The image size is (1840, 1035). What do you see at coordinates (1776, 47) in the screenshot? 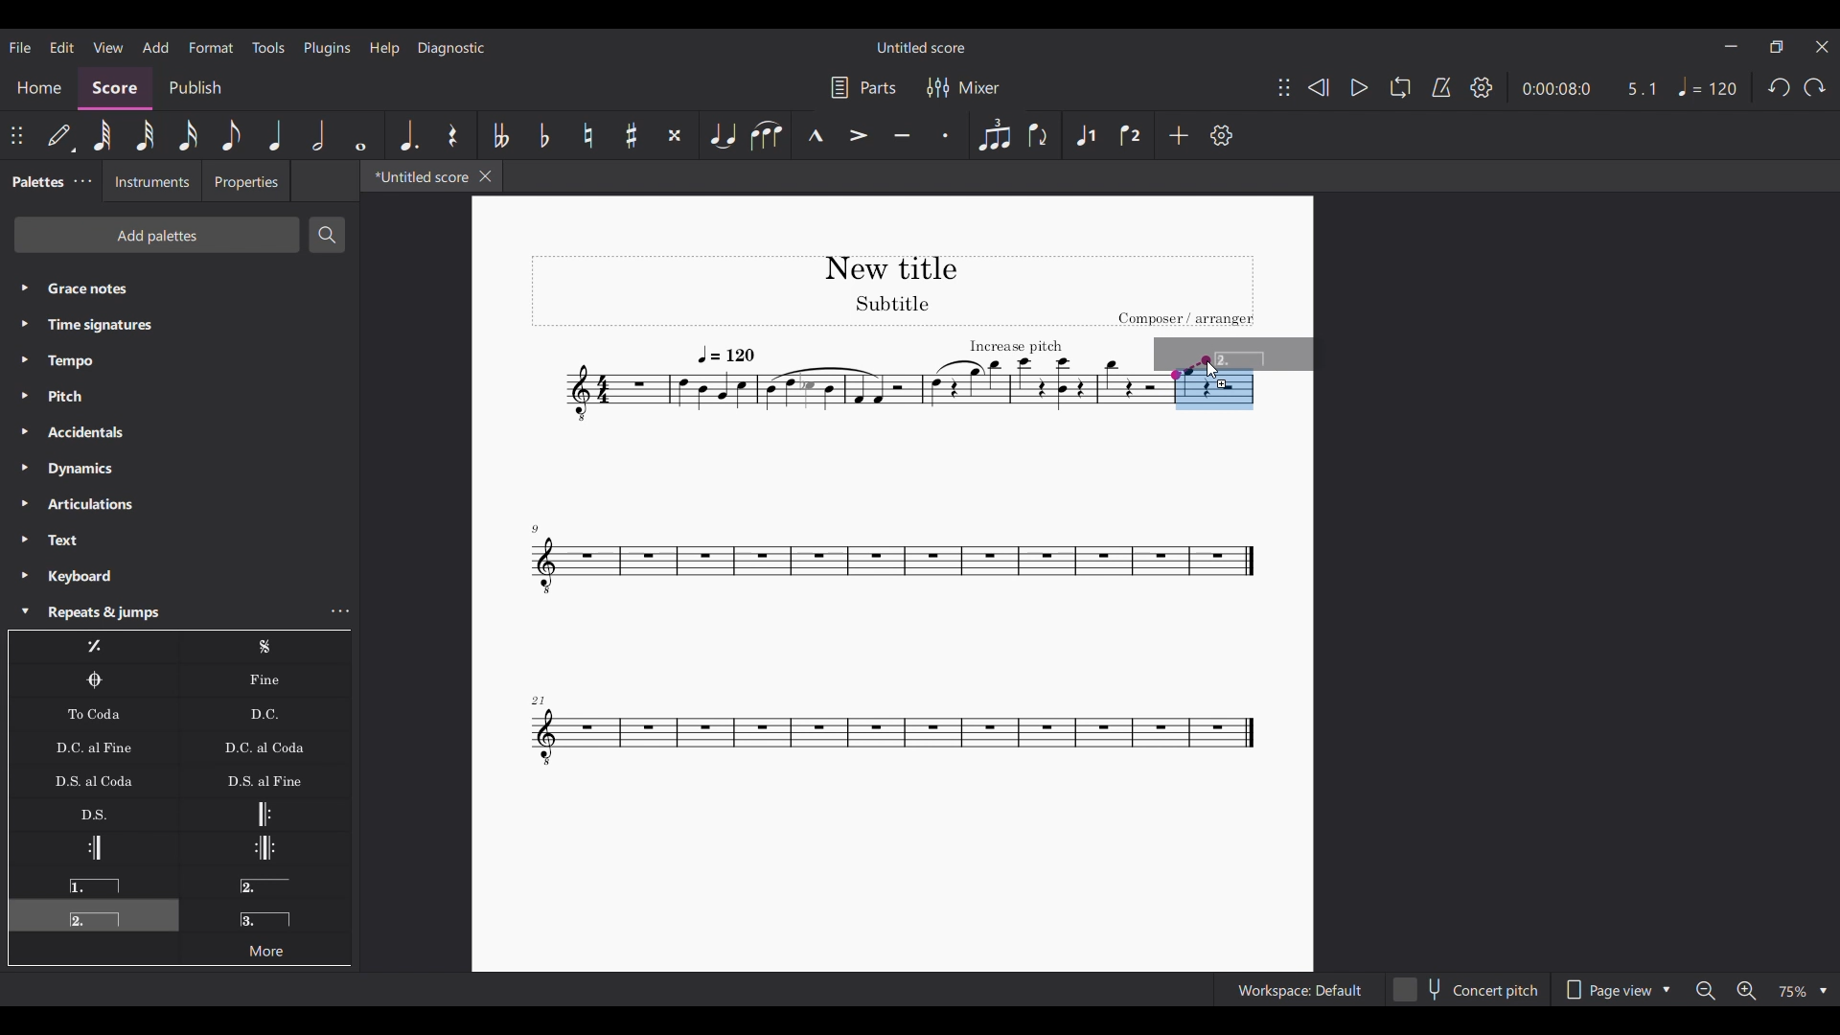
I see `Show in smaller tab` at bounding box center [1776, 47].